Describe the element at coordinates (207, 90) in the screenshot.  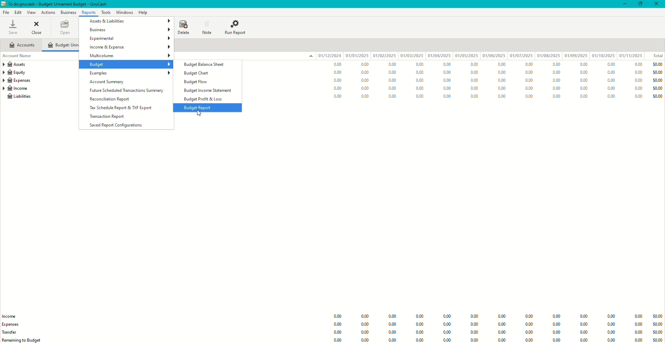
I see `Budget Income Statement` at that location.